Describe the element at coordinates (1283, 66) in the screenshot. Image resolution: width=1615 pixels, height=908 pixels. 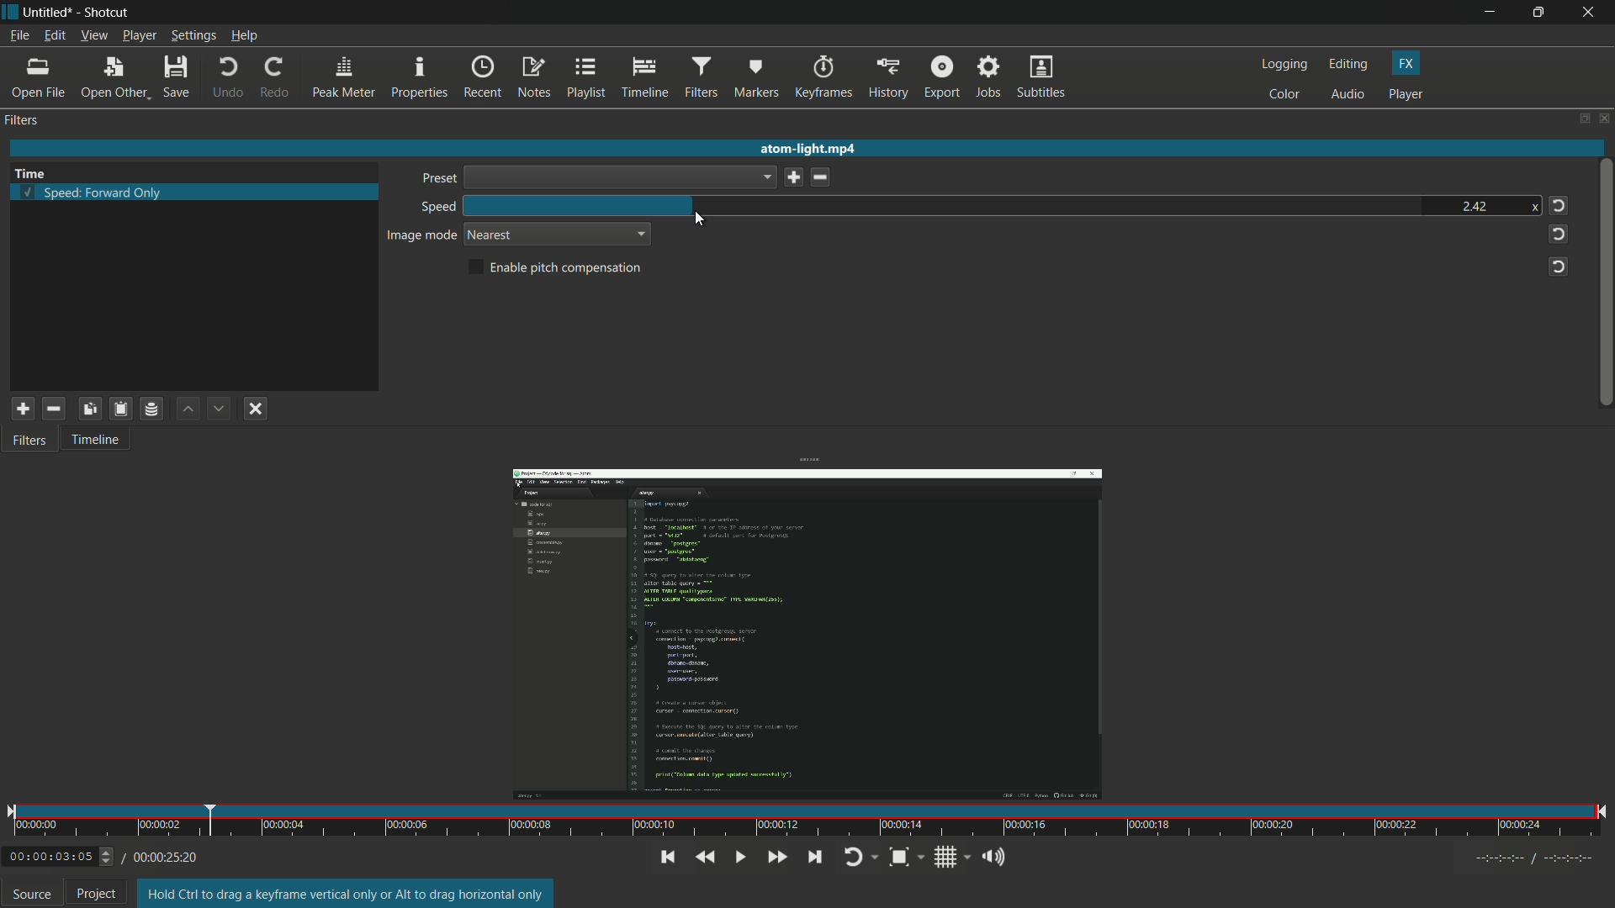
I see `logging` at that location.